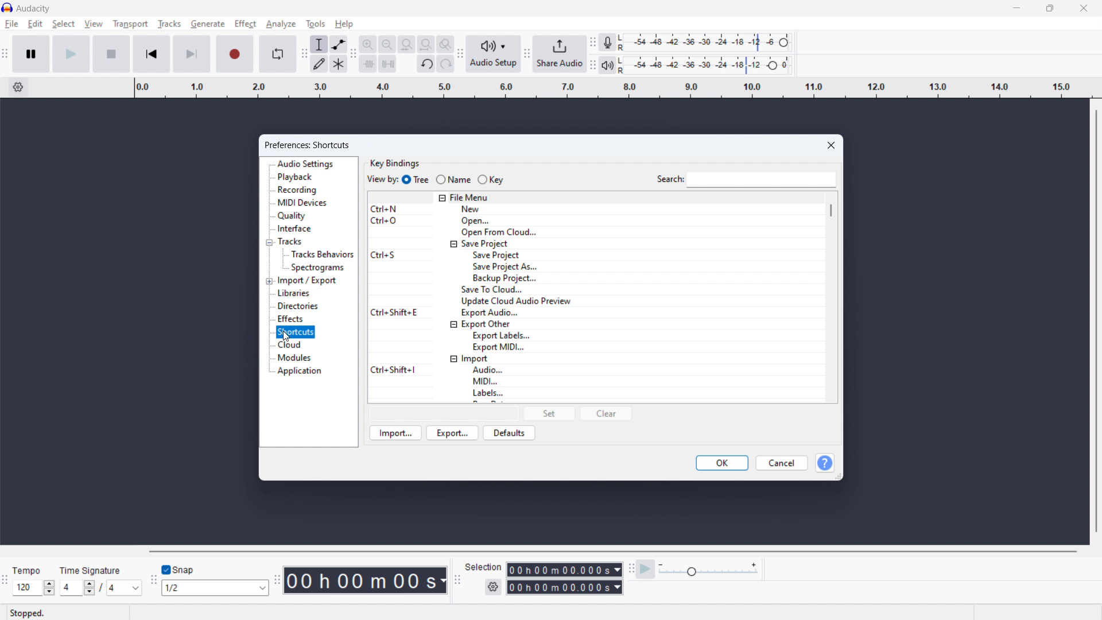 The image size is (1102, 620). I want to click on Enables movement of tools toolbar, so click(305, 54).